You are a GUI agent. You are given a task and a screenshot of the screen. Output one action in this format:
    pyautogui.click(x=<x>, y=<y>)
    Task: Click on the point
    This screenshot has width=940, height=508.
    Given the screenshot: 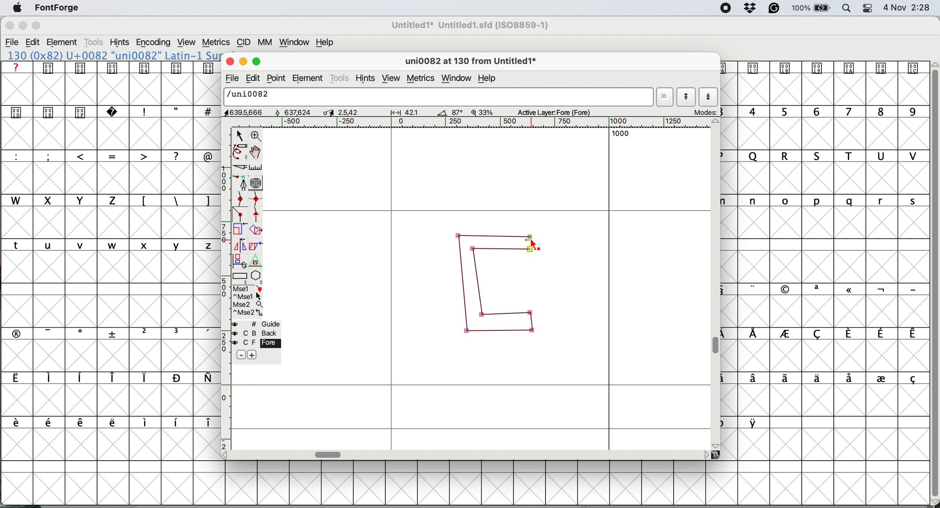 What is the action you would take?
    pyautogui.click(x=277, y=78)
    